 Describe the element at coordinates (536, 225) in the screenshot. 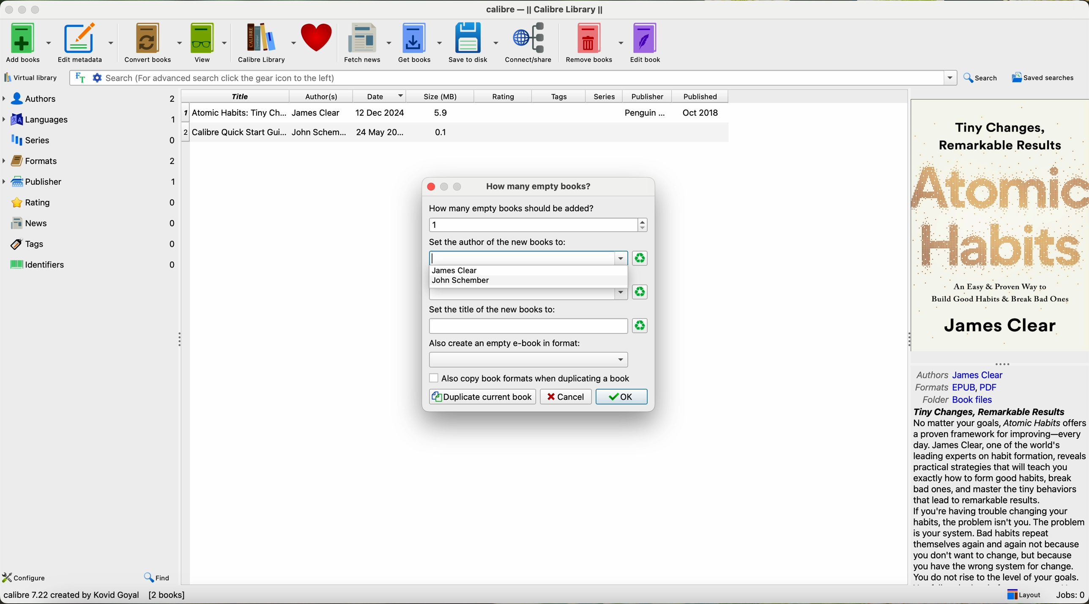

I see `1` at that location.